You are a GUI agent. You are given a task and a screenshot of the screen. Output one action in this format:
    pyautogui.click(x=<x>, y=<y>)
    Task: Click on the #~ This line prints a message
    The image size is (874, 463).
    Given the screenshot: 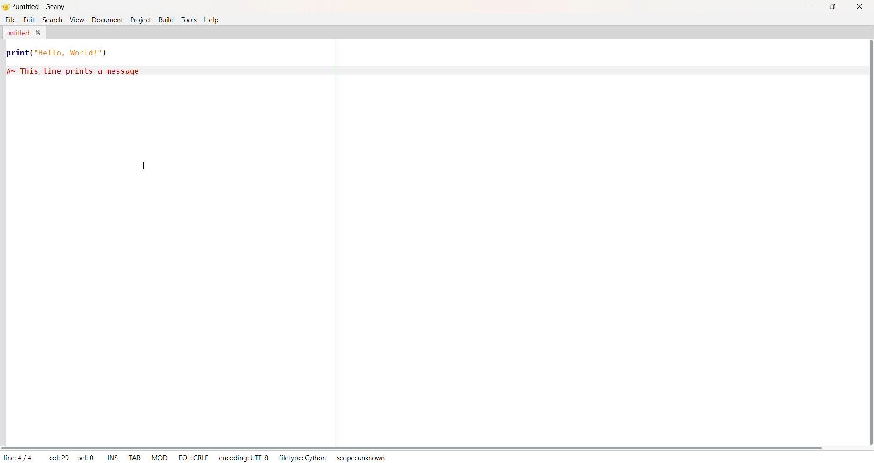 What is the action you would take?
    pyautogui.click(x=85, y=72)
    